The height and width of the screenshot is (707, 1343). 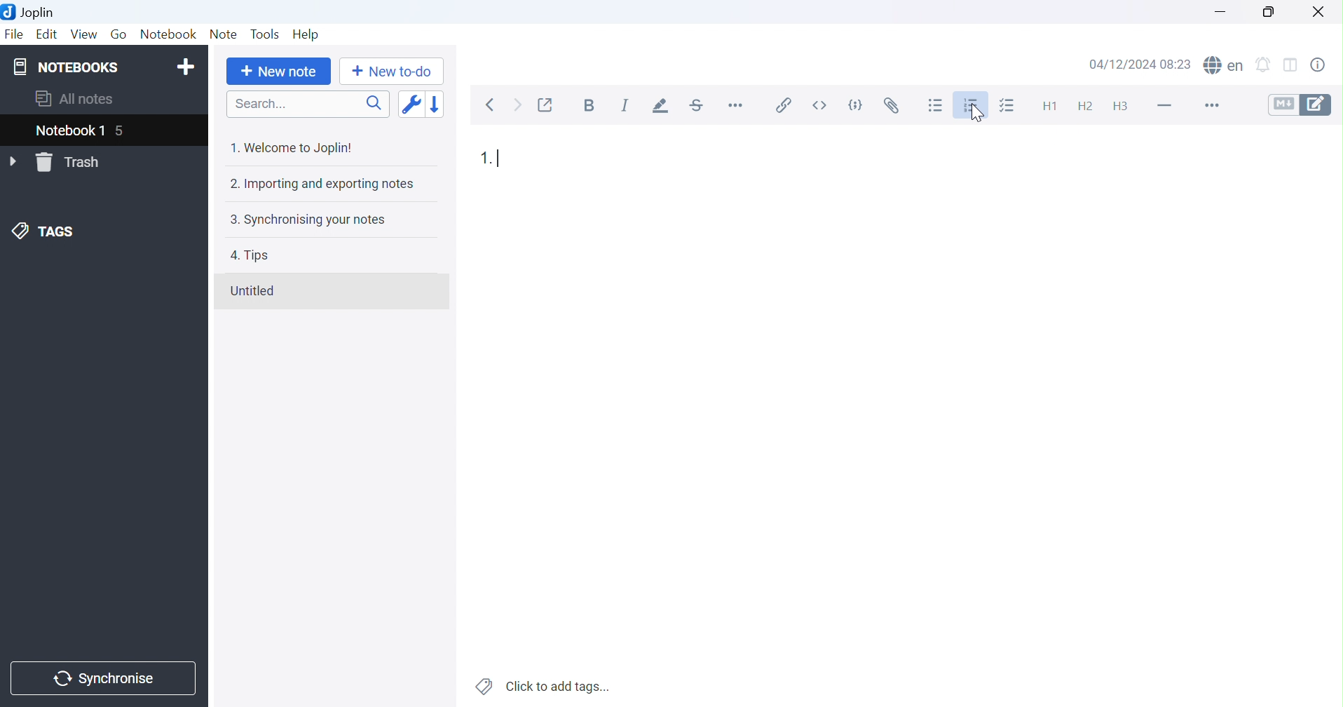 What do you see at coordinates (411, 105) in the screenshot?
I see `Toggle reverse order field` at bounding box center [411, 105].